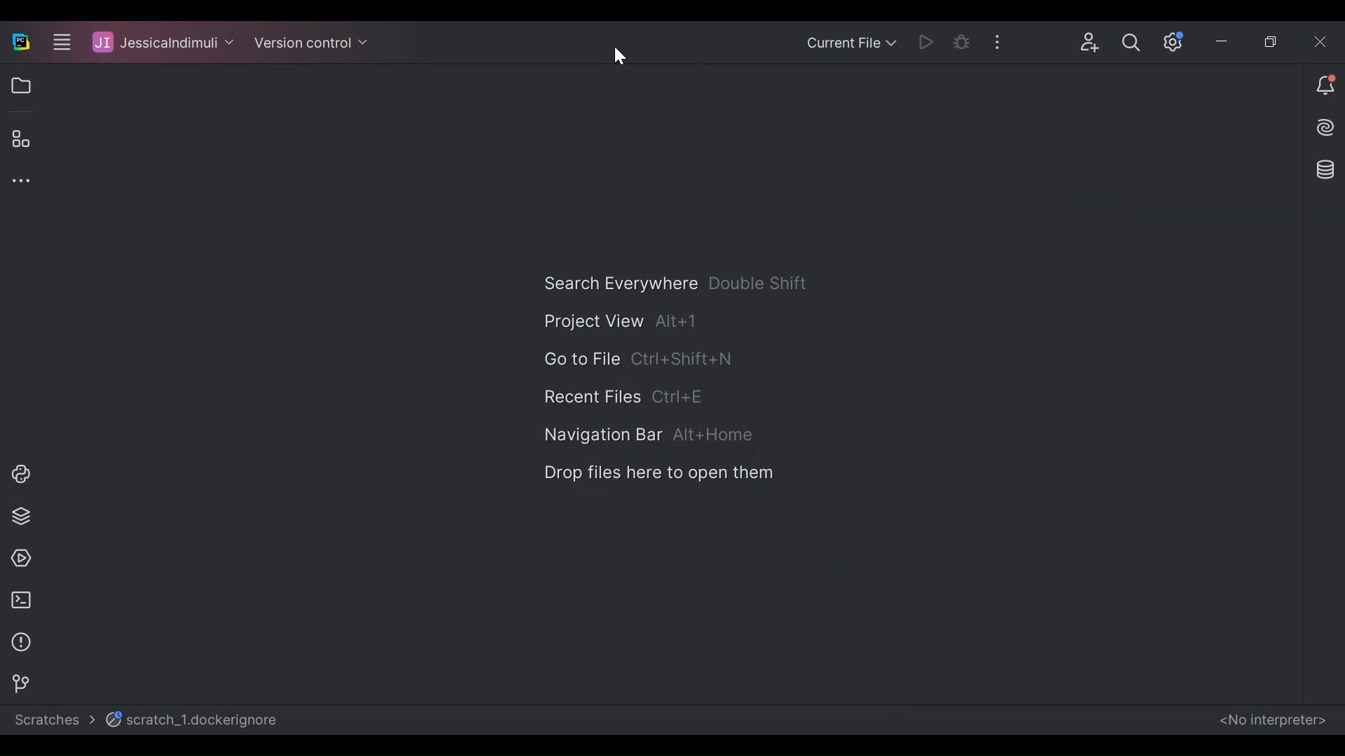 The image size is (1345, 756). What do you see at coordinates (1007, 40) in the screenshot?
I see `more` at bounding box center [1007, 40].